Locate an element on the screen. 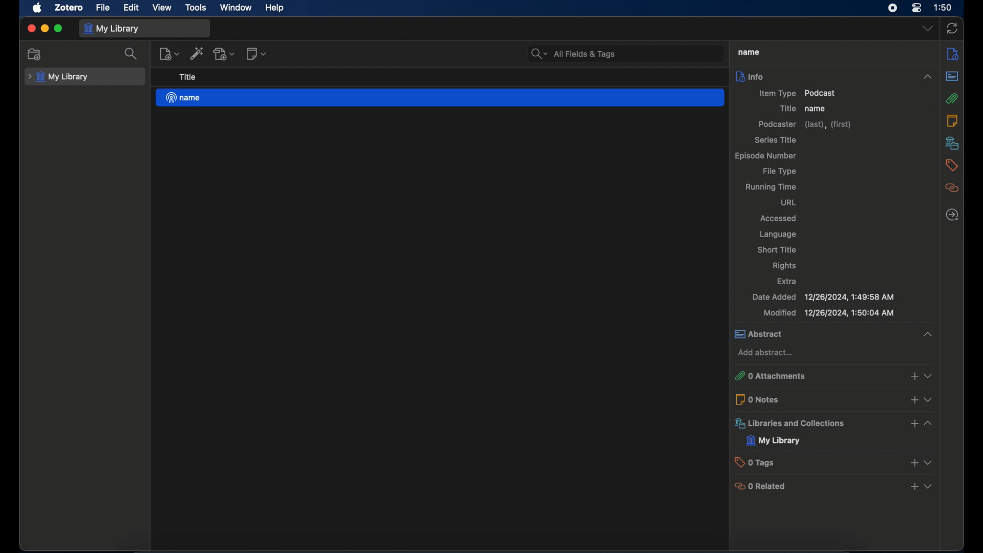  help is located at coordinates (276, 8).